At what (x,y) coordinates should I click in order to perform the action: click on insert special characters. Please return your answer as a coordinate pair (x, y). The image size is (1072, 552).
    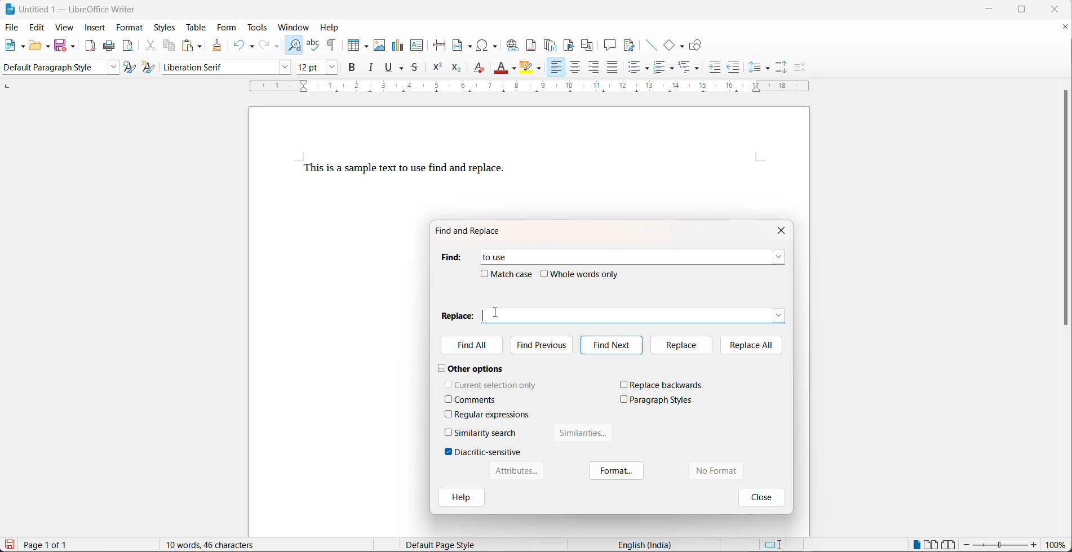
    Looking at the image, I should click on (490, 45).